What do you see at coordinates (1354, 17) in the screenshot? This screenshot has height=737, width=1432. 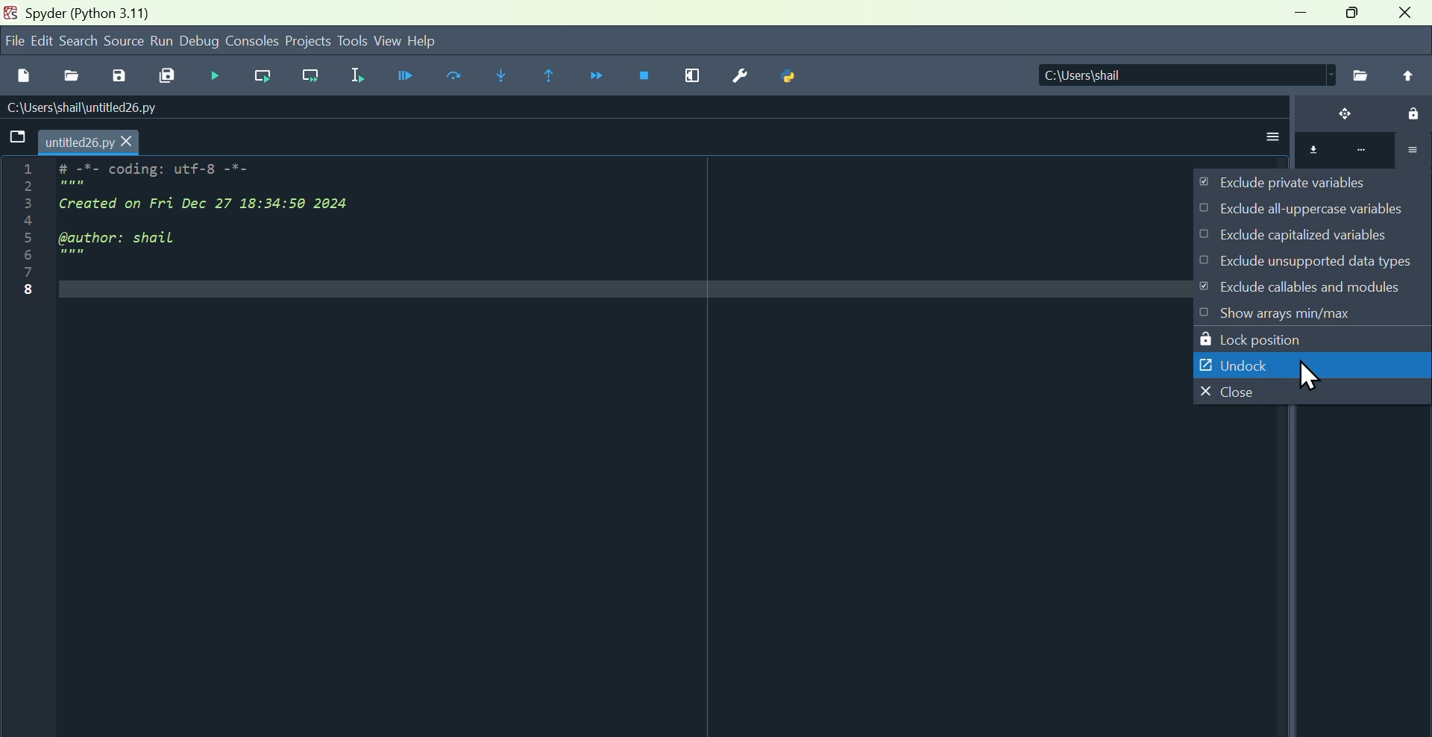 I see `Maximise` at bounding box center [1354, 17].